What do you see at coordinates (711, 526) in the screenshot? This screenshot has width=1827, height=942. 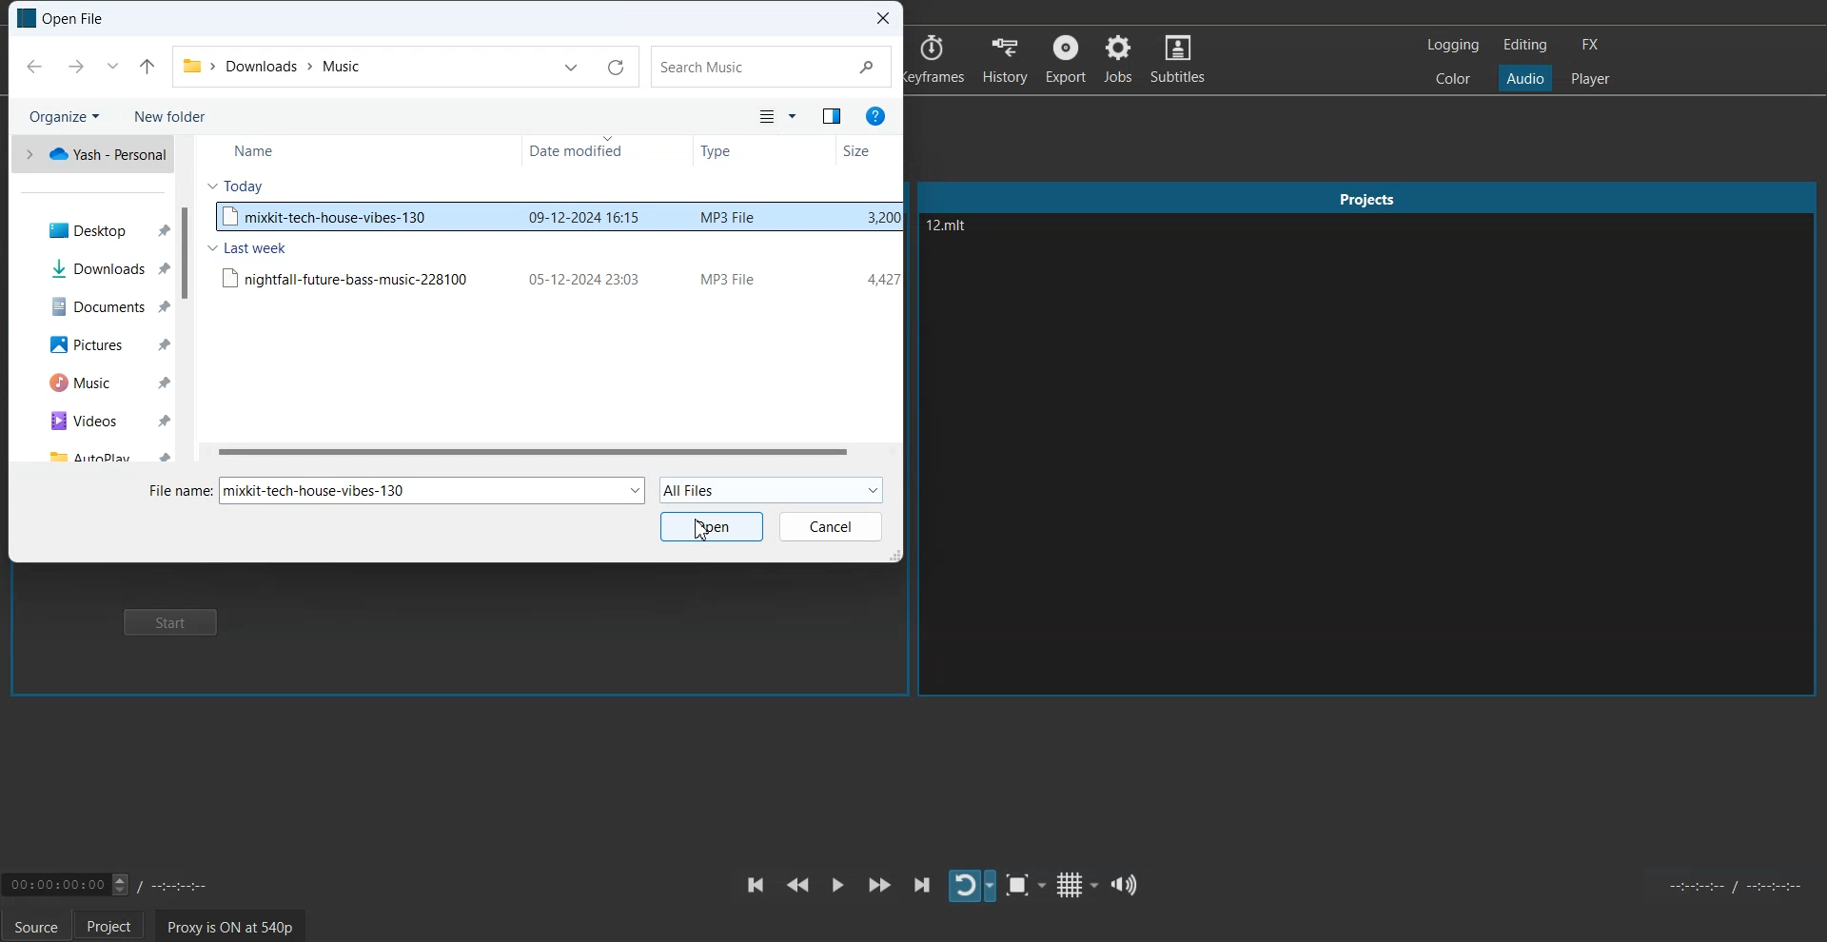 I see `Open` at bounding box center [711, 526].